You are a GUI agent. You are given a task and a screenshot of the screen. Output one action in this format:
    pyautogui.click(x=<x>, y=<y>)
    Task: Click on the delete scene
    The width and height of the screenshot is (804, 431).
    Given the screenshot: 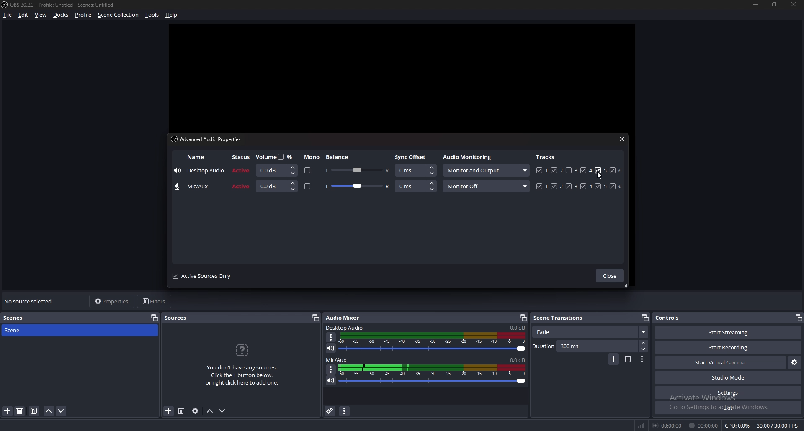 What is the action you would take?
    pyautogui.click(x=21, y=411)
    